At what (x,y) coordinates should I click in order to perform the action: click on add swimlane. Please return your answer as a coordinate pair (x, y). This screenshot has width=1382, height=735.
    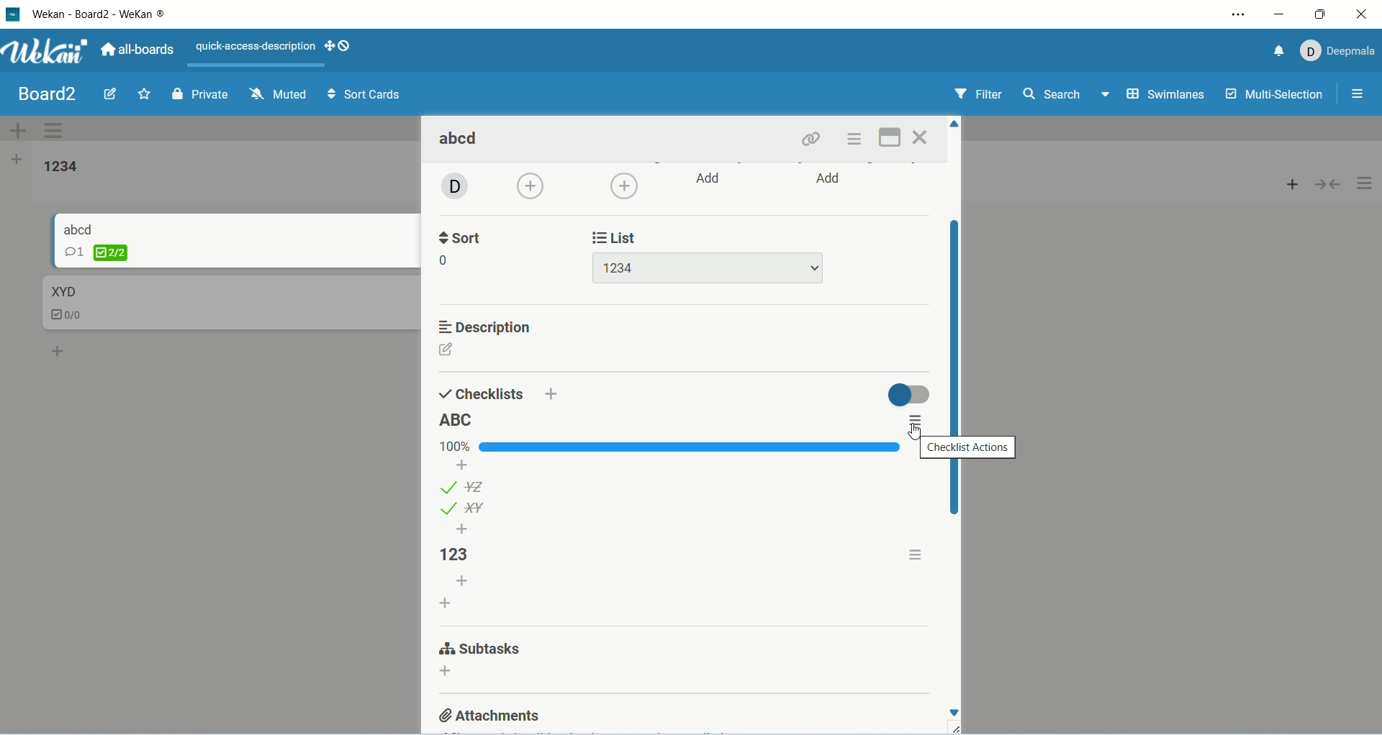
    Looking at the image, I should click on (14, 127).